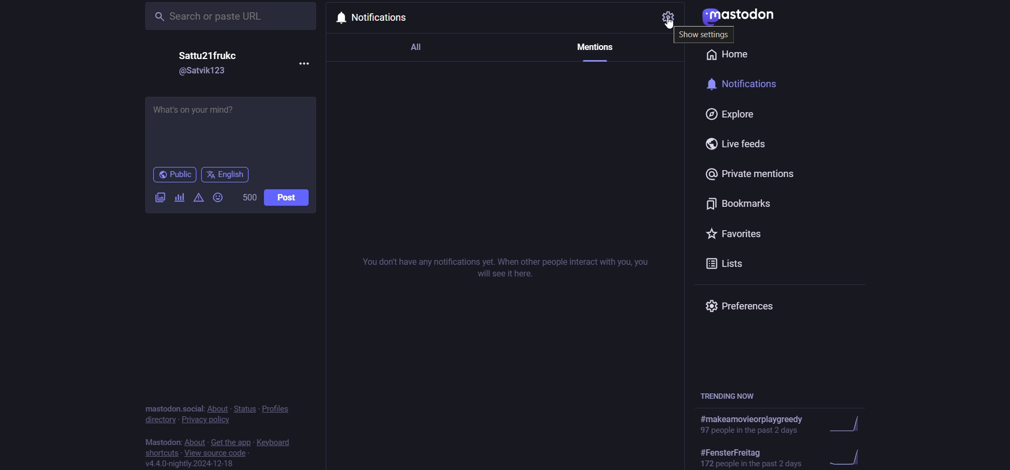 This screenshot has width=1010, height=470. Describe the element at coordinates (752, 173) in the screenshot. I see `Private mentions` at that location.